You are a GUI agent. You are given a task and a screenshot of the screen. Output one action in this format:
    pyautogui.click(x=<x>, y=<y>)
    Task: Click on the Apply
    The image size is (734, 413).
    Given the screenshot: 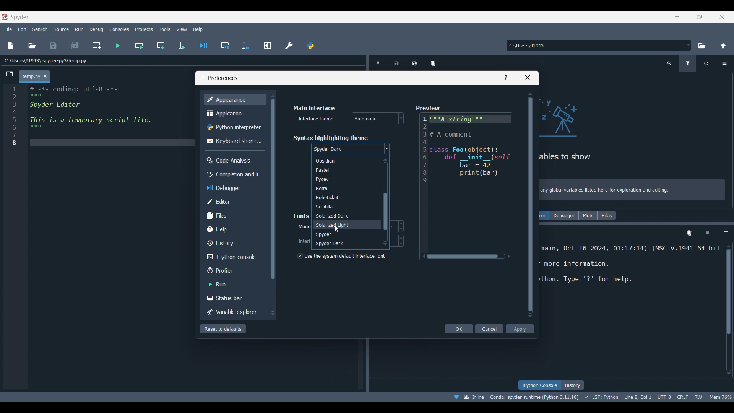 What is the action you would take?
    pyautogui.click(x=520, y=329)
    